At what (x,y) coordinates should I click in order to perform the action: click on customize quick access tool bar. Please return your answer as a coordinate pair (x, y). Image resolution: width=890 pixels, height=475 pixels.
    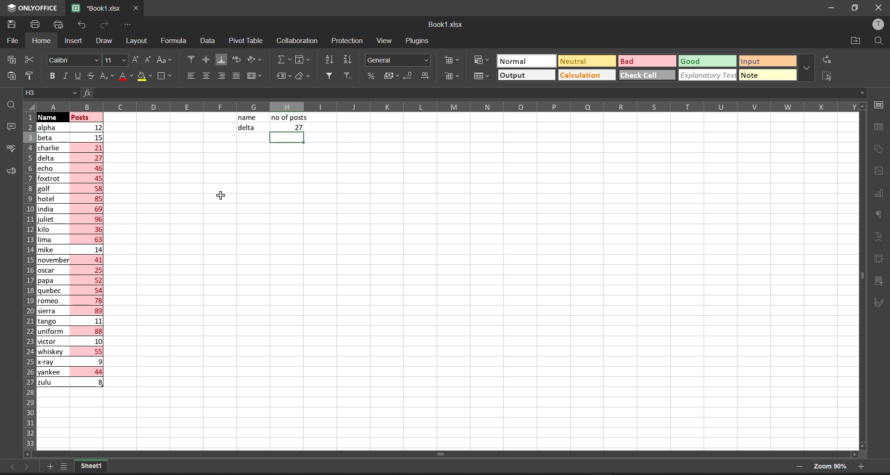
    Looking at the image, I should click on (128, 24).